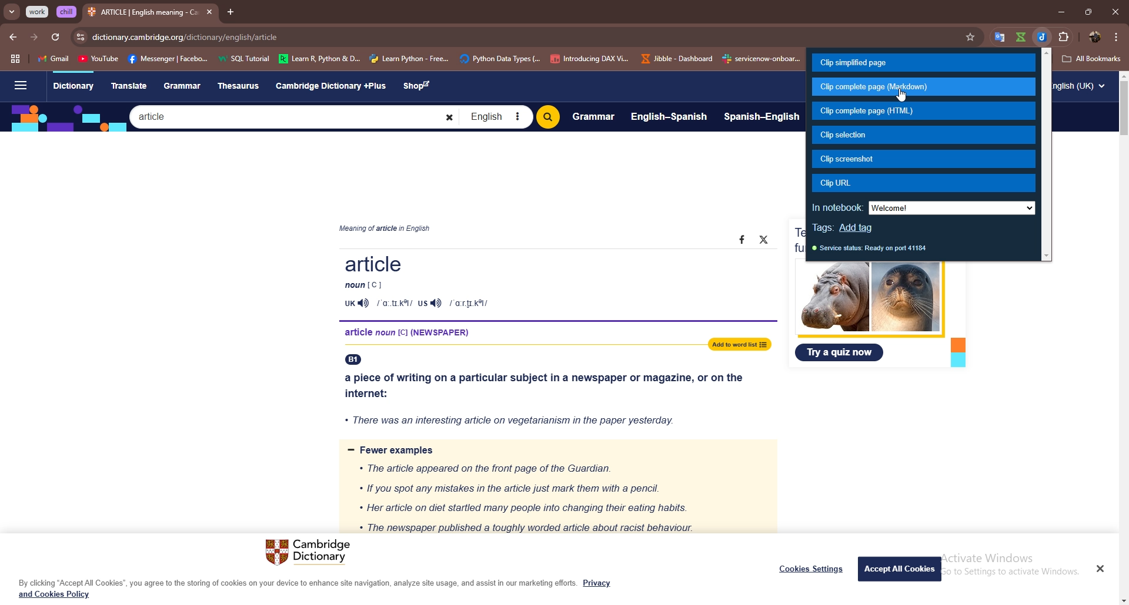 The image size is (1129, 605). What do you see at coordinates (420, 58) in the screenshot?
I see `bookmarks bar` at bounding box center [420, 58].